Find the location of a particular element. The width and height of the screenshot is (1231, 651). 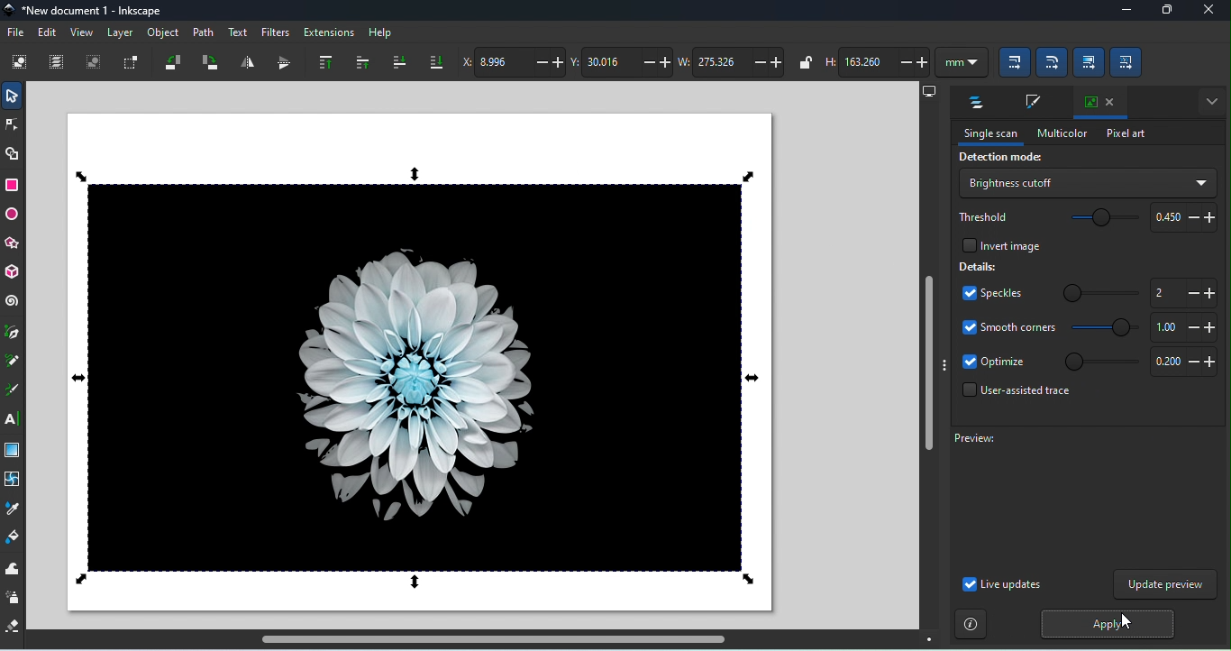

When scaling rectangles, scale the radii of the rounded corners is located at coordinates (1052, 63).